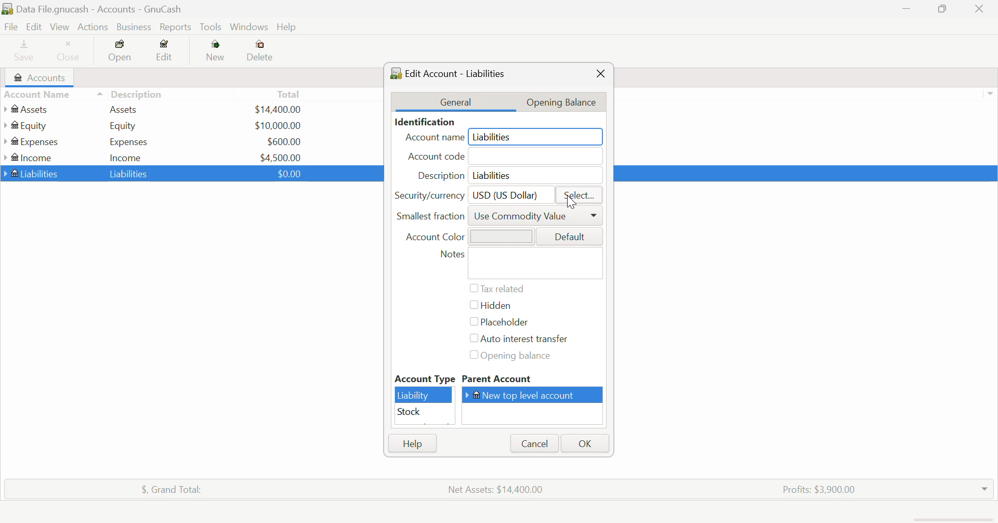  What do you see at coordinates (506, 157) in the screenshot?
I see `Account code` at bounding box center [506, 157].